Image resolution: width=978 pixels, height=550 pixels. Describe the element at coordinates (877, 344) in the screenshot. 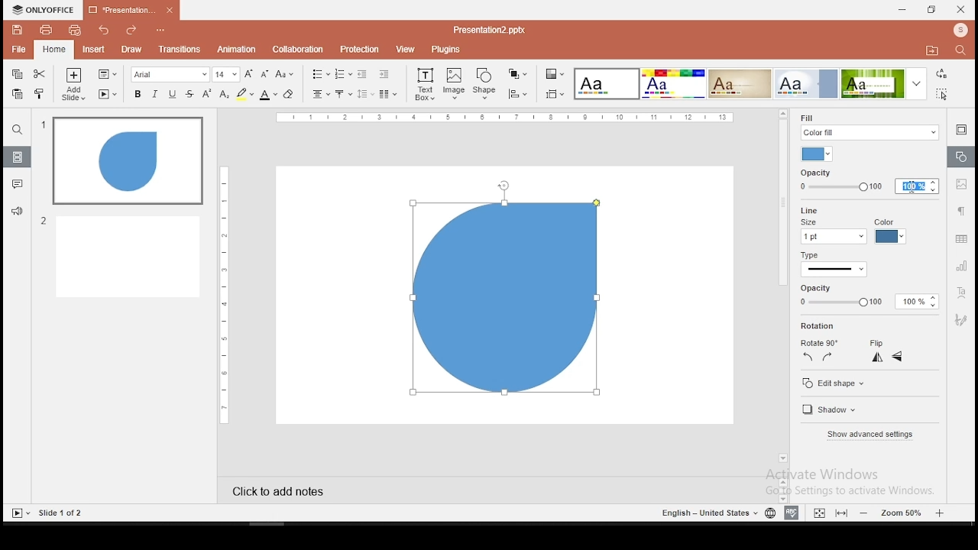

I see `flip` at that location.